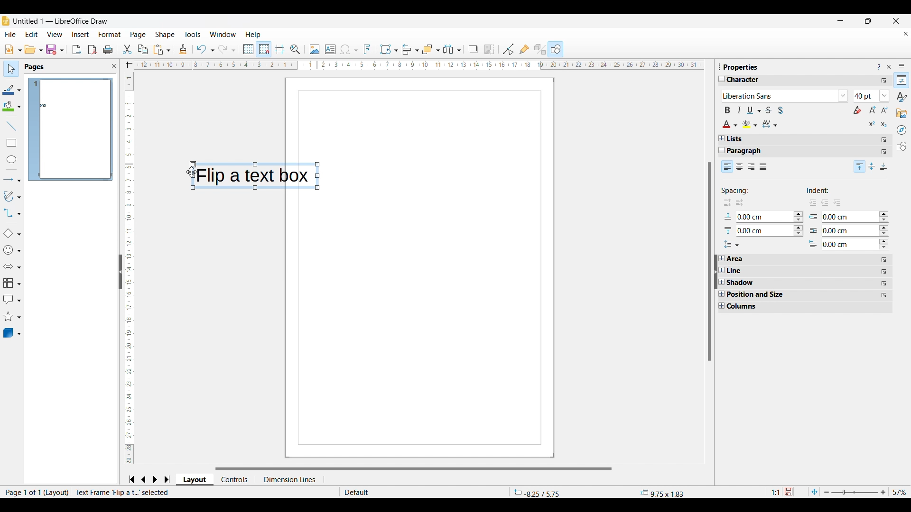 The height and width of the screenshot is (512, 911). I want to click on Arrange options, so click(431, 50).